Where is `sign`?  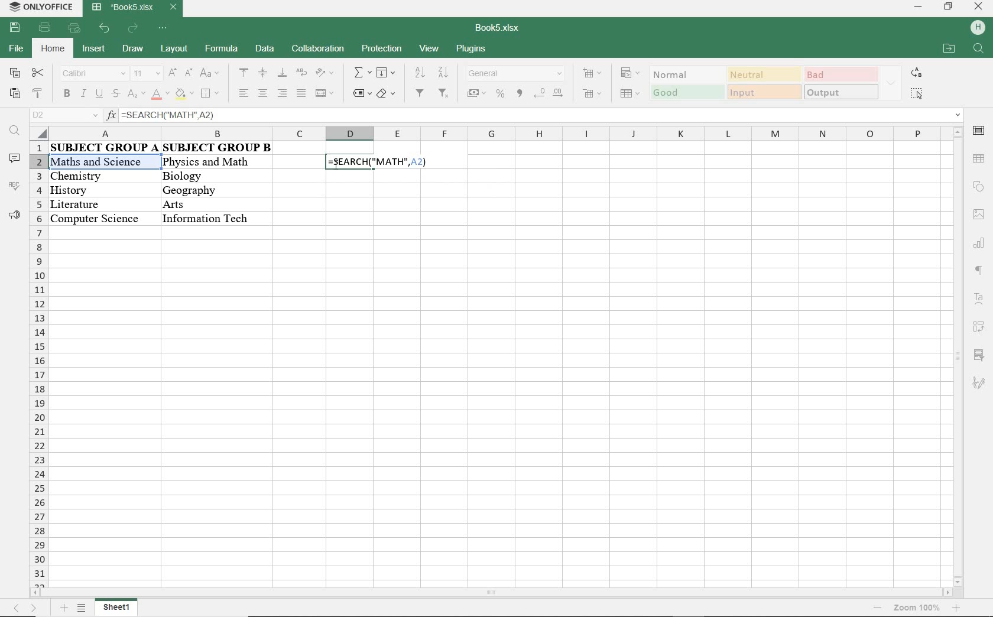
sign is located at coordinates (978, 327).